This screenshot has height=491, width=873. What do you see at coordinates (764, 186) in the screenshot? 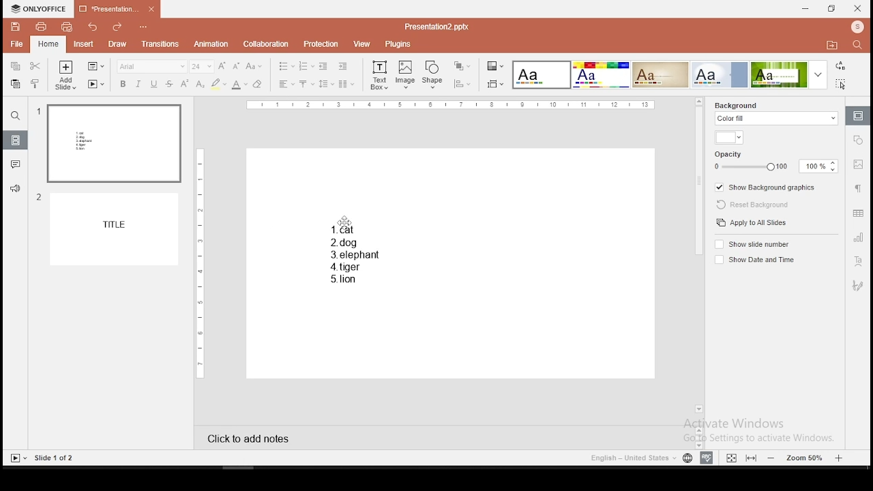
I see `show background graphics on/off` at bounding box center [764, 186].